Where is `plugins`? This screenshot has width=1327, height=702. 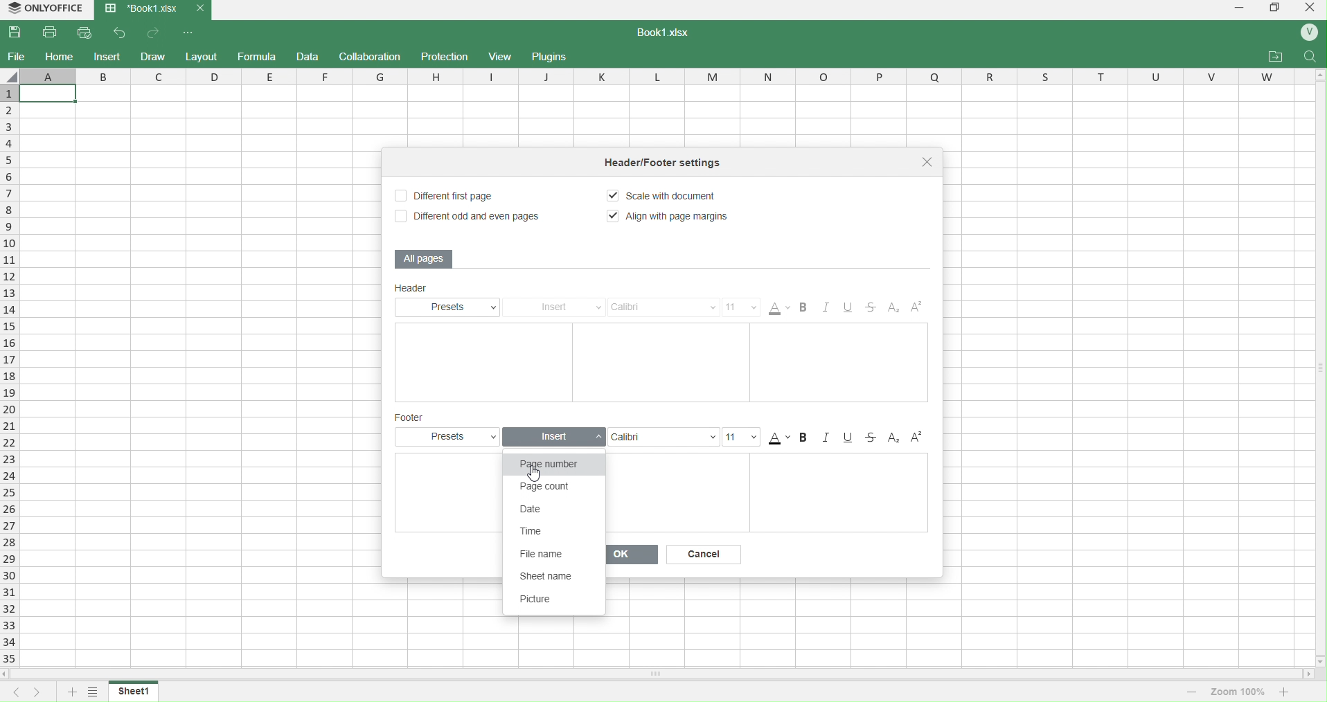
plugins is located at coordinates (553, 57).